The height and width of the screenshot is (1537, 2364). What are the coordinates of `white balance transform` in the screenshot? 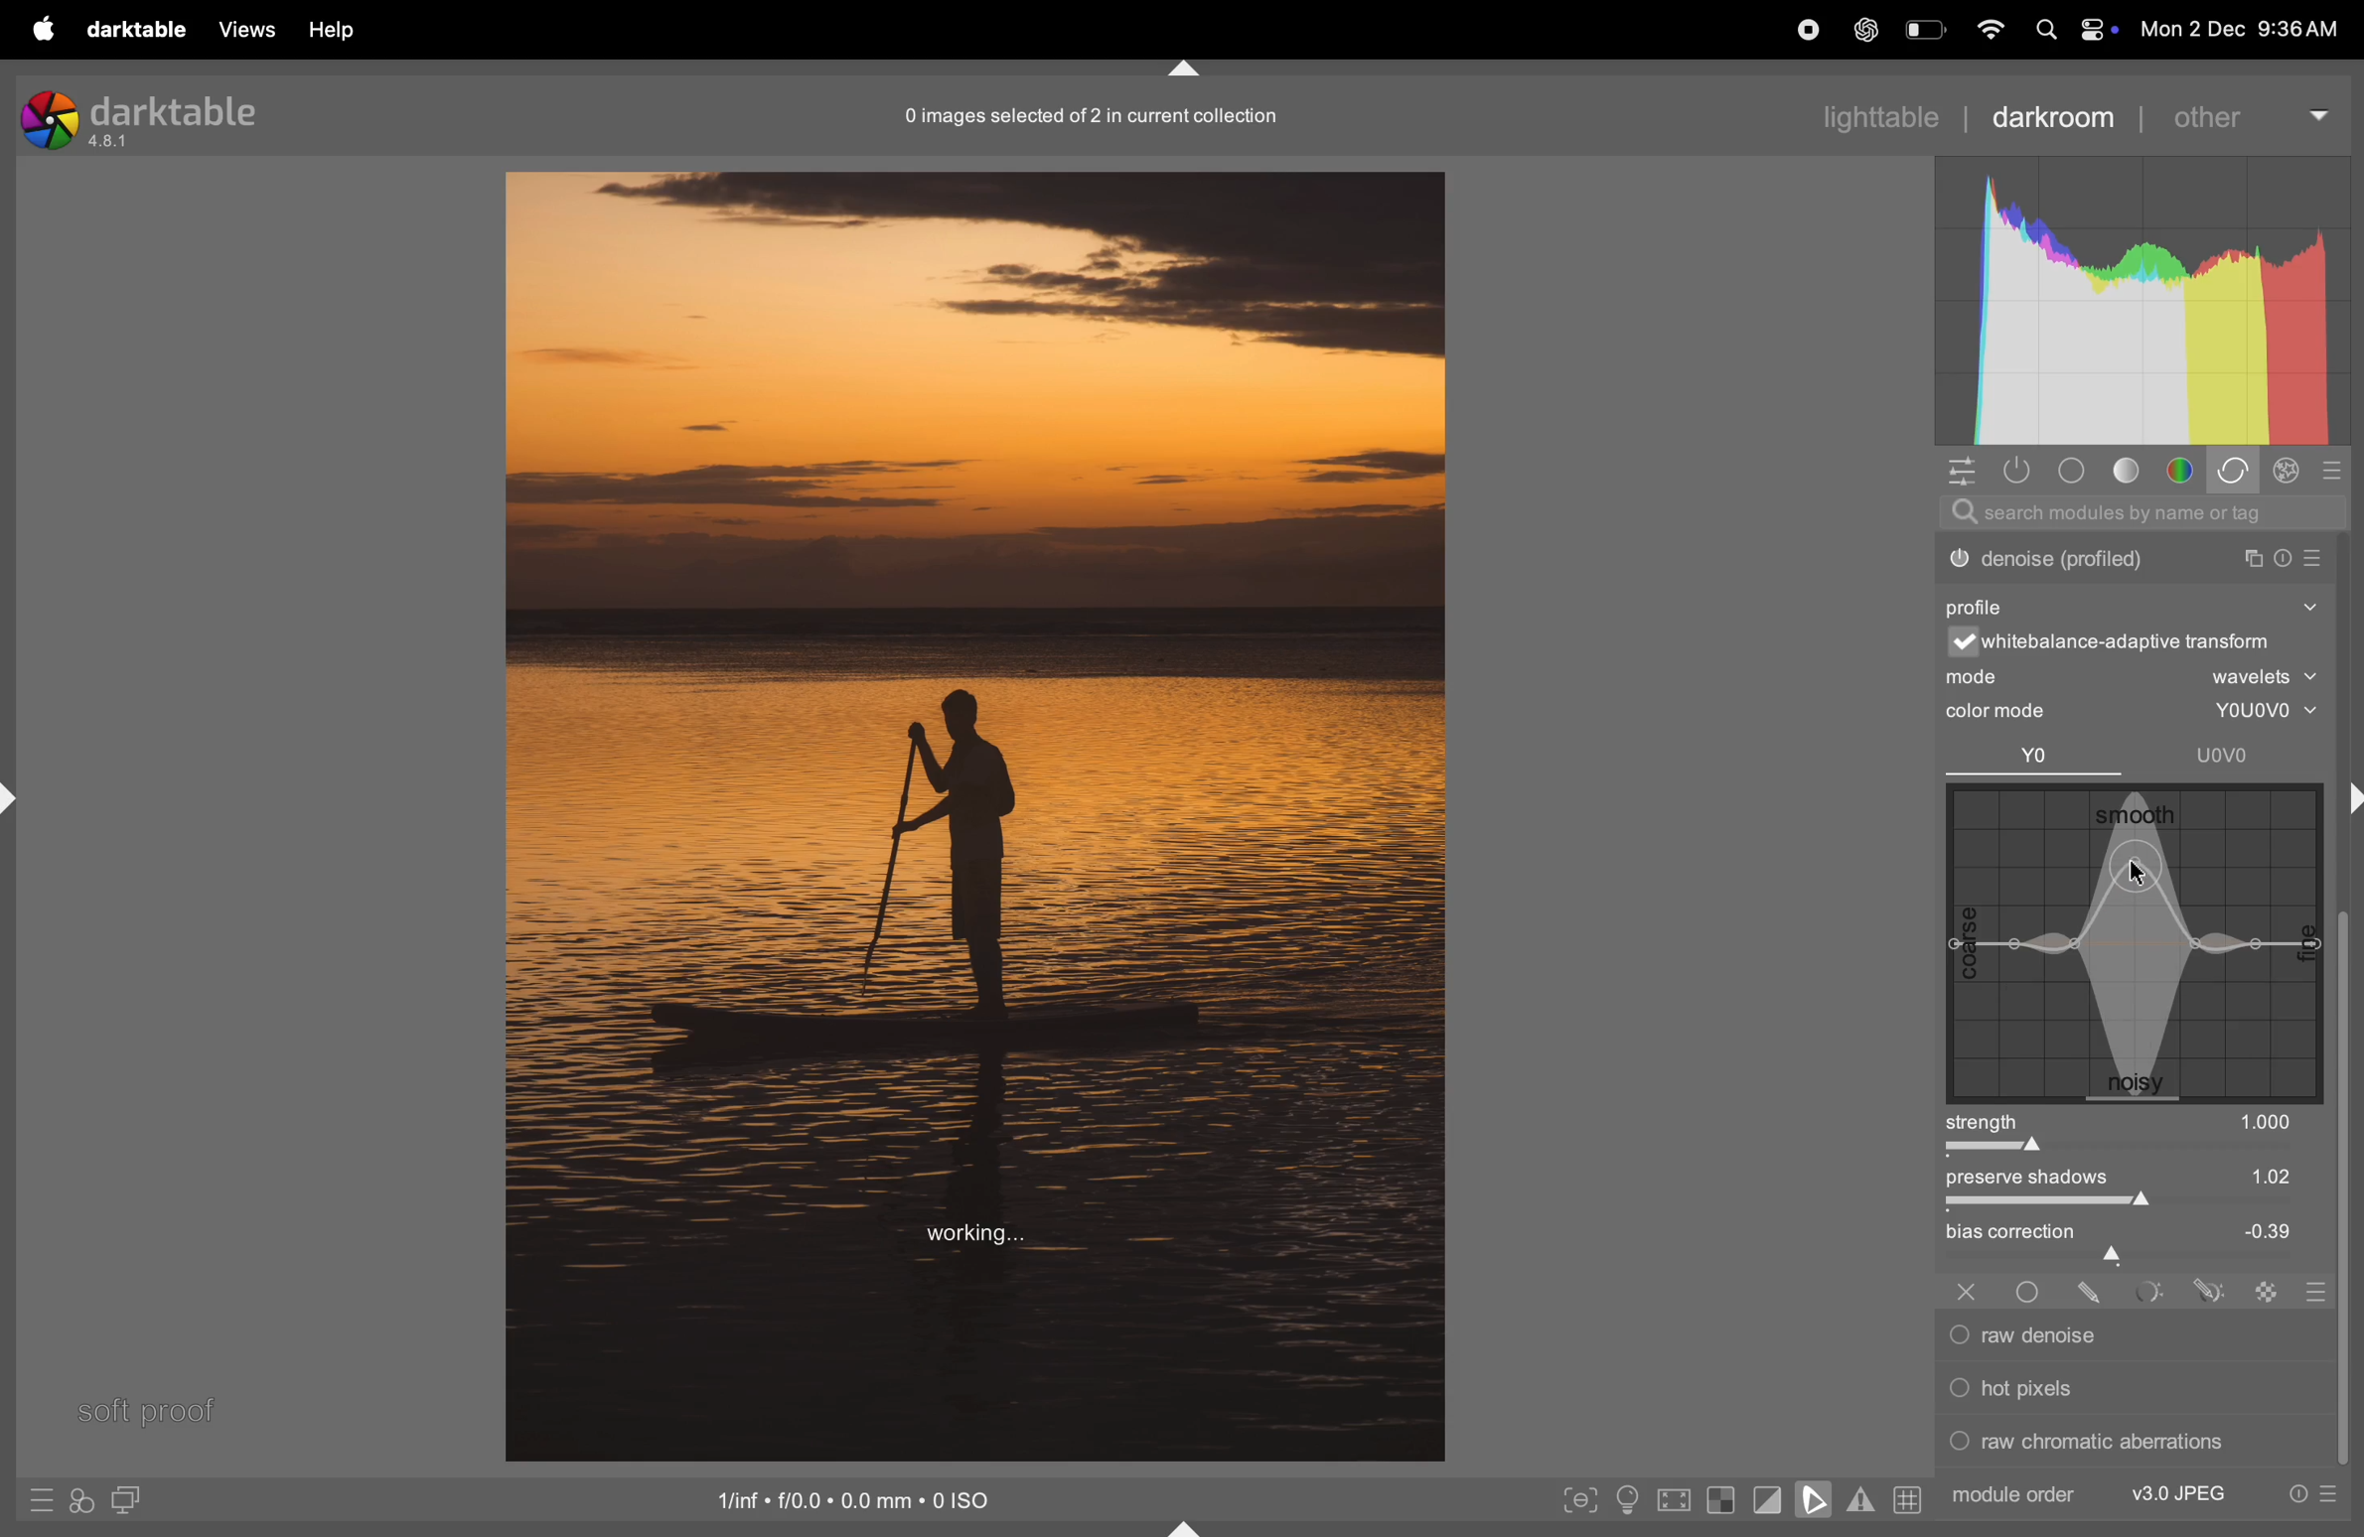 It's located at (2145, 644).